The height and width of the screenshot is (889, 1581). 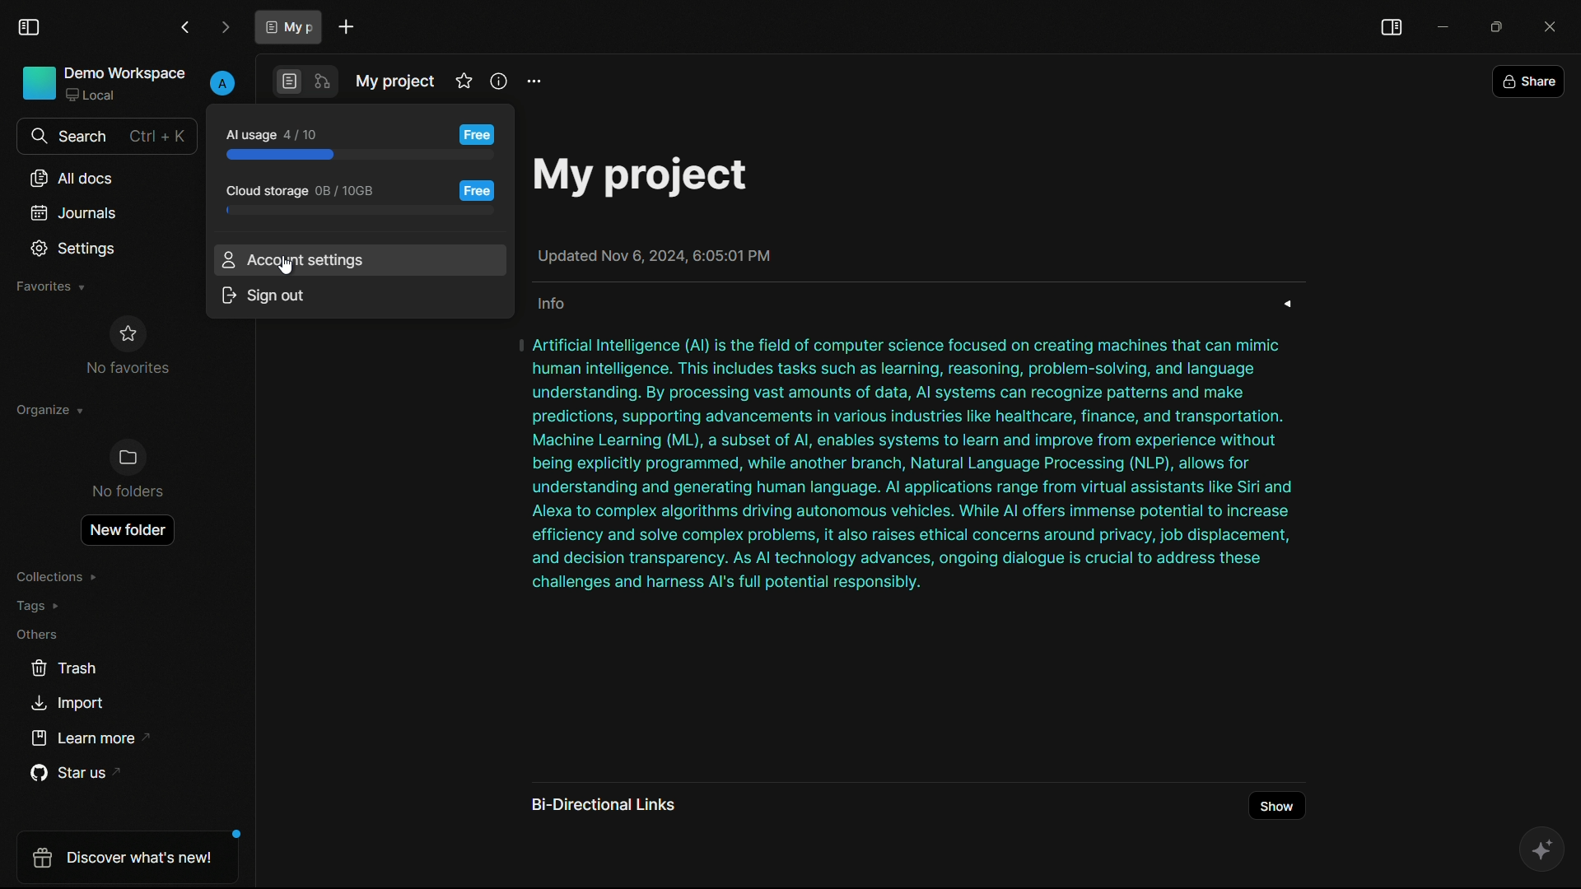 What do you see at coordinates (70, 179) in the screenshot?
I see `all documents` at bounding box center [70, 179].